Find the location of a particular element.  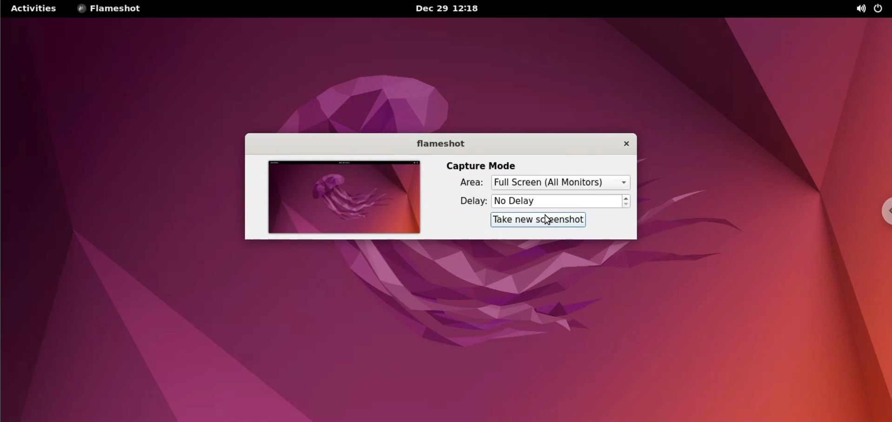

flameshot options is located at coordinates (113, 9).